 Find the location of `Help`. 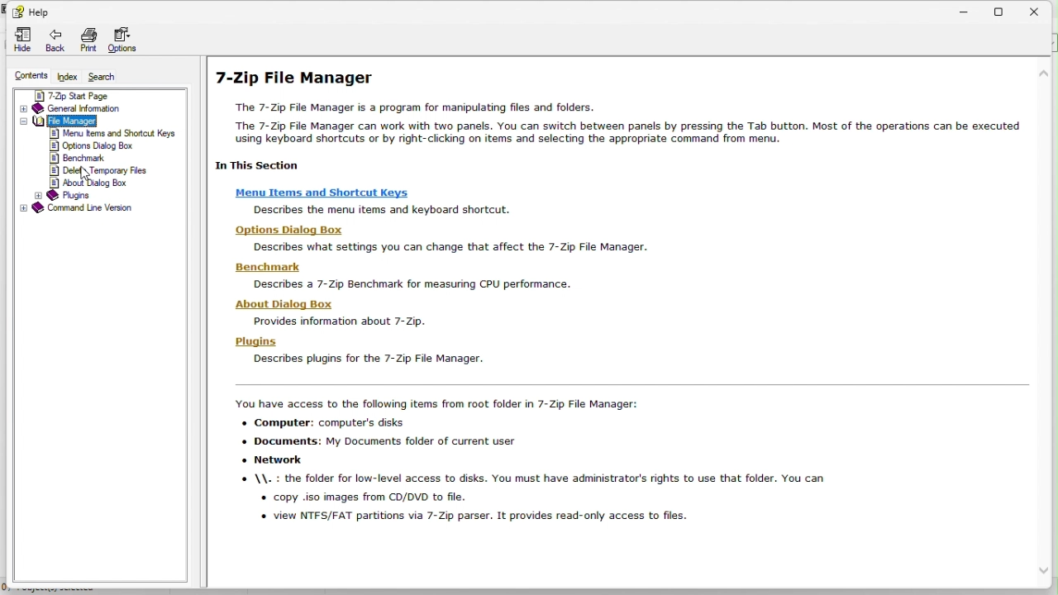

Help is located at coordinates (30, 10).